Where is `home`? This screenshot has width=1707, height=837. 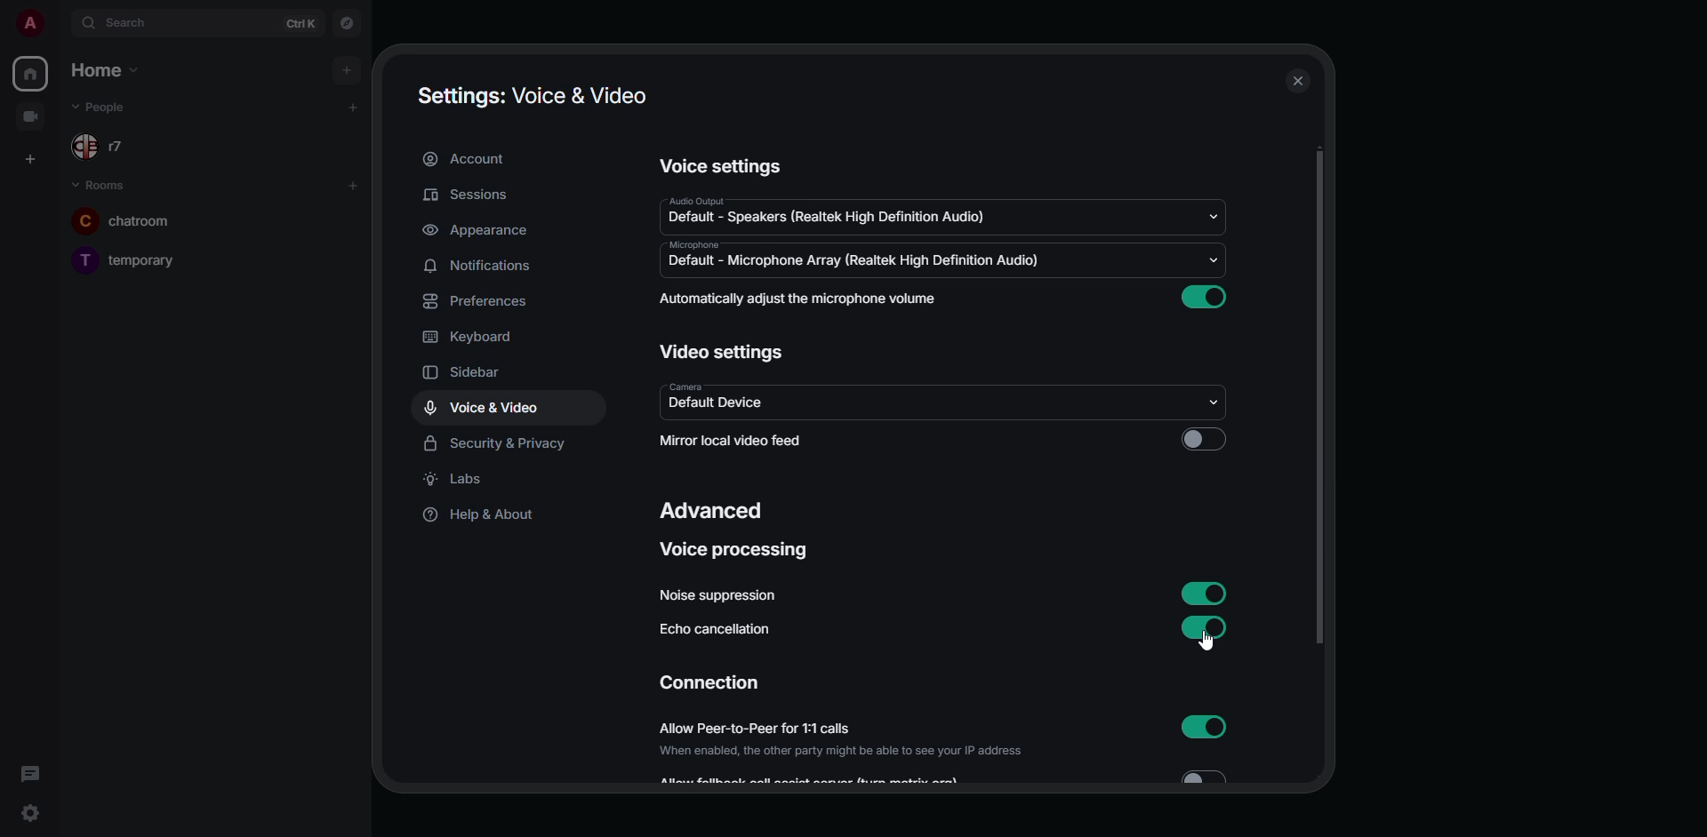 home is located at coordinates (105, 68).